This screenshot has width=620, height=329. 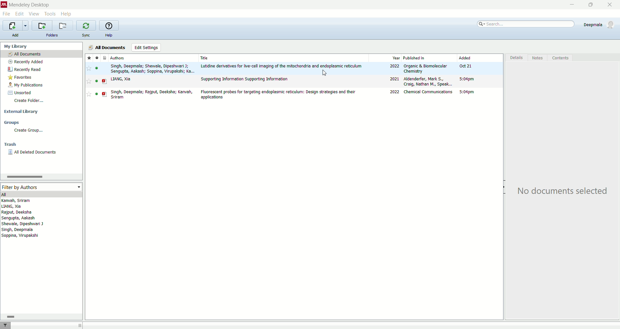 What do you see at coordinates (97, 57) in the screenshot?
I see `read/unread` at bounding box center [97, 57].